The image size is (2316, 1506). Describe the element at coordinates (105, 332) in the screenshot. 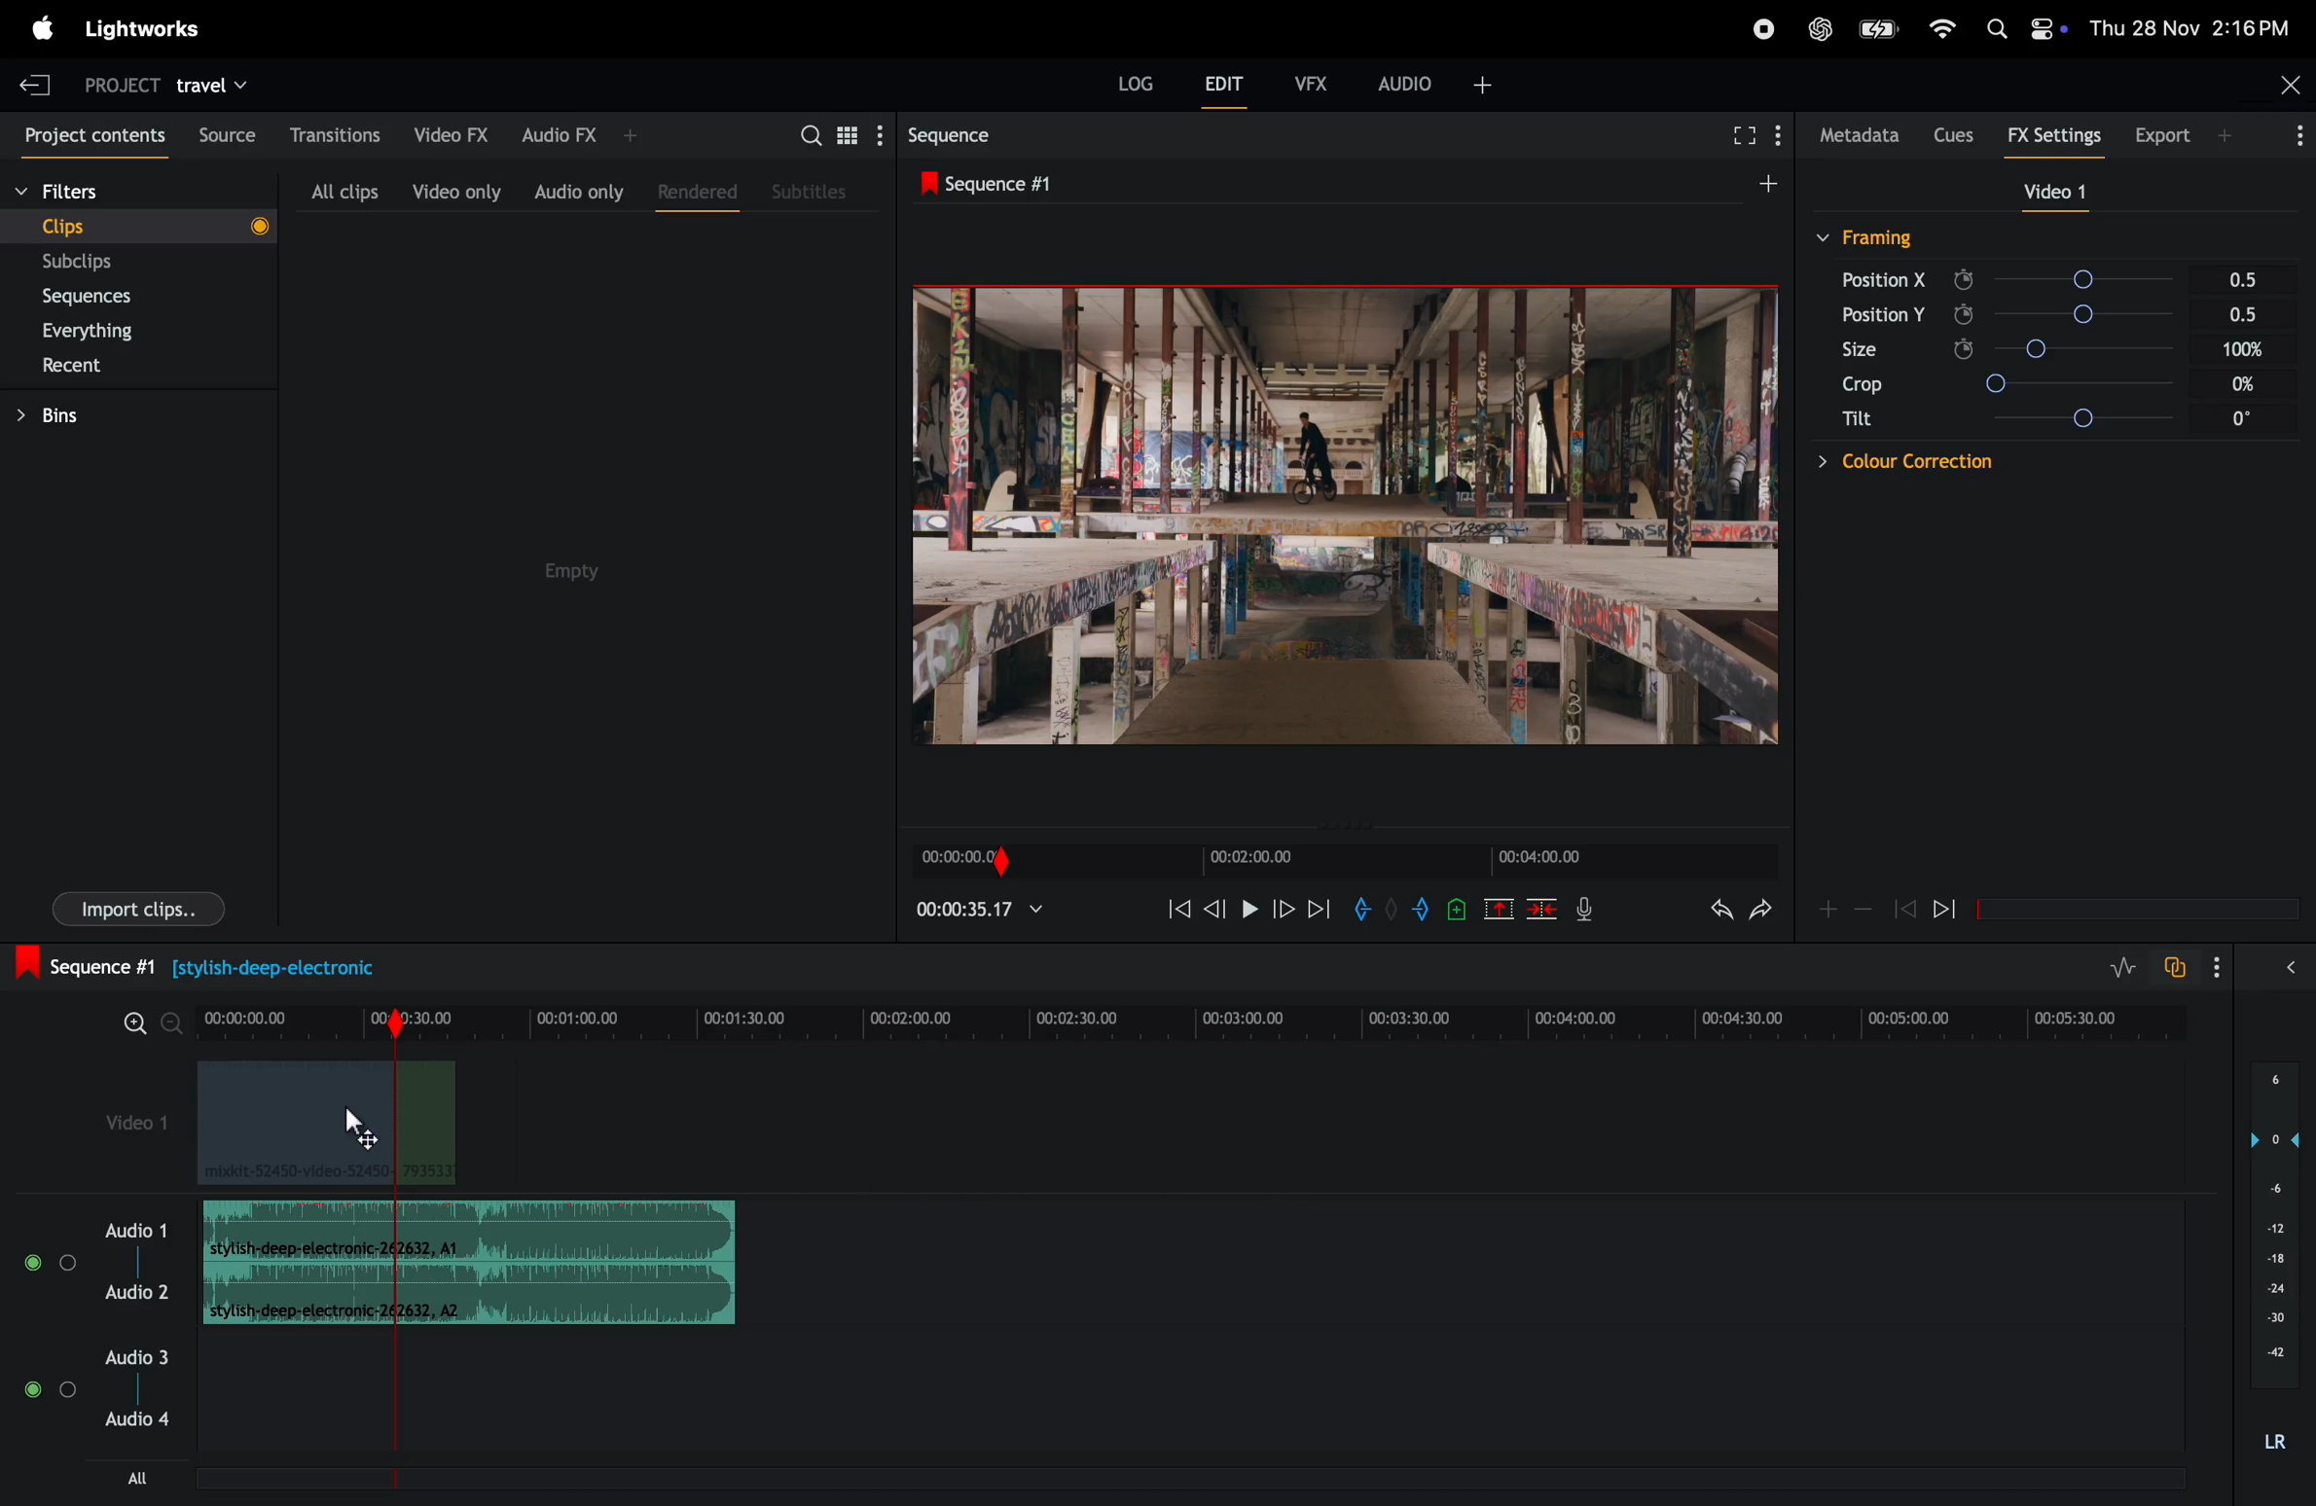

I see `everything` at that location.